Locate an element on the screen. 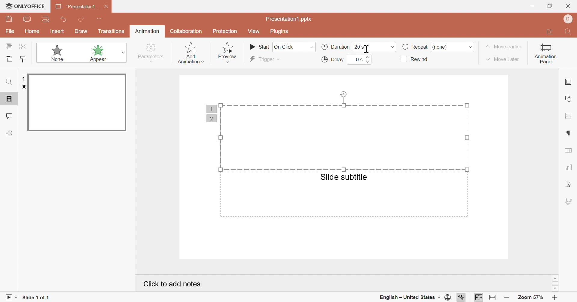  fit to page is located at coordinates (479, 298).